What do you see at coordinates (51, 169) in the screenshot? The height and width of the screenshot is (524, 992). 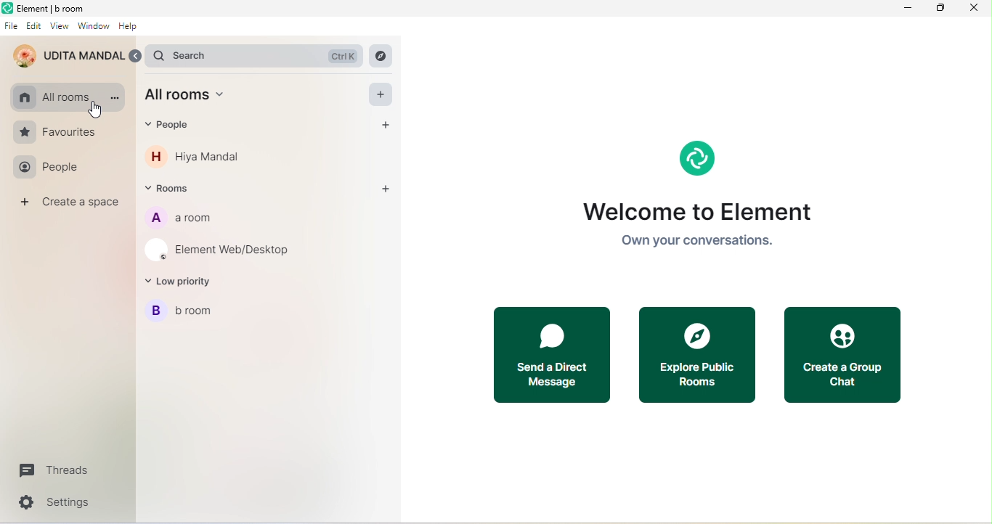 I see `people` at bounding box center [51, 169].